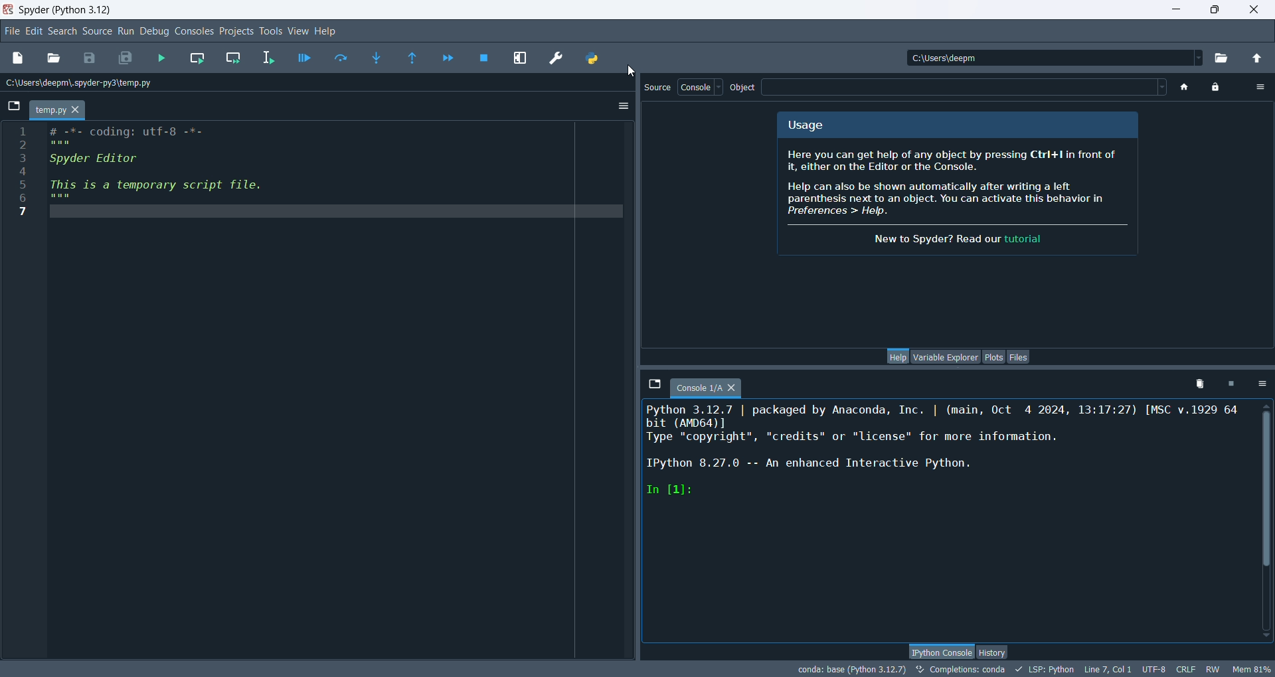  What do you see at coordinates (1214, 86) in the screenshot?
I see `lock` at bounding box center [1214, 86].